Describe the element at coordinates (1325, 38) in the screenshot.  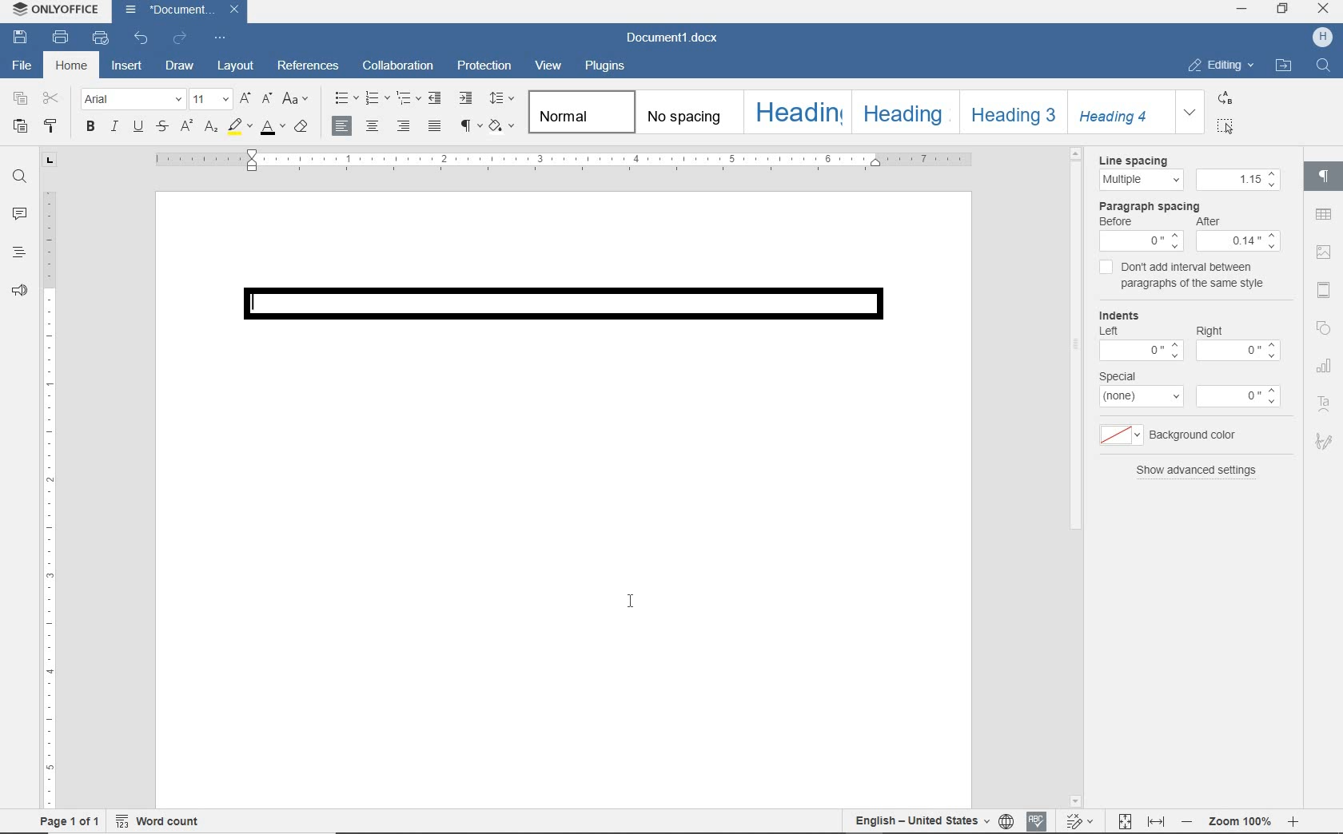
I see `H` at that location.